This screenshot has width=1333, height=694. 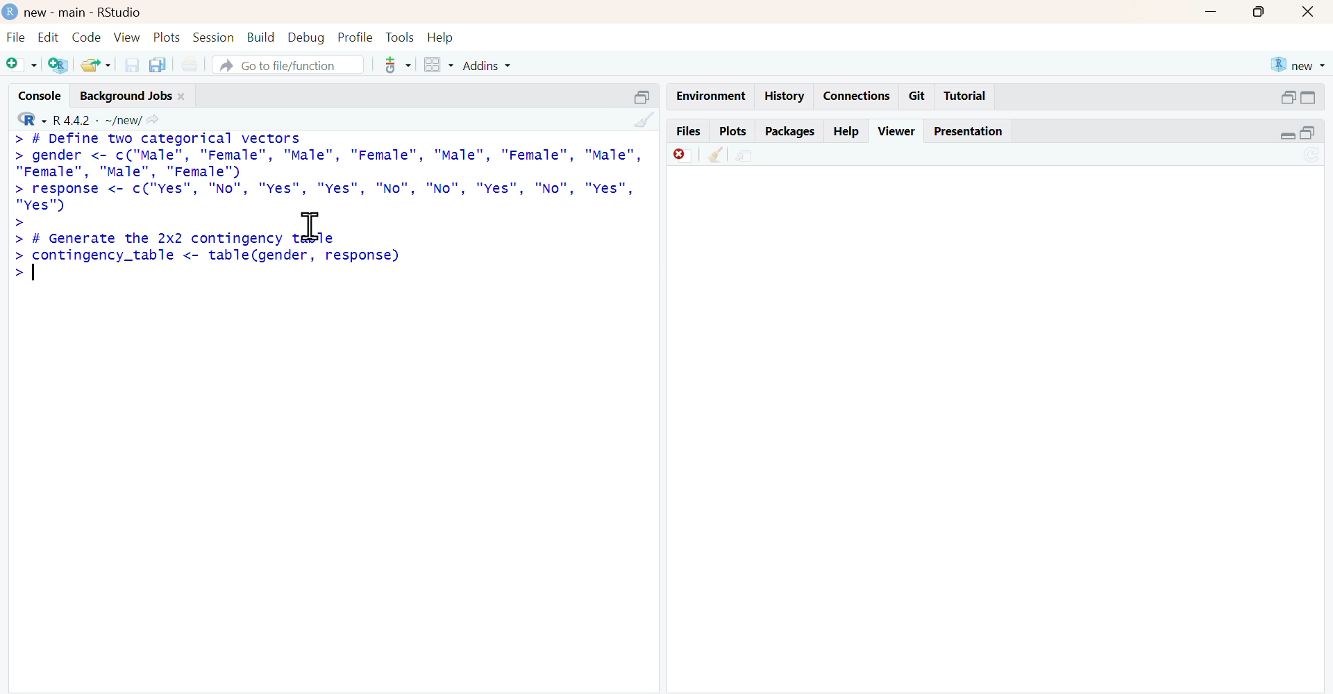 What do you see at coordinates (158, 65) in the screenshot?
I see `copy` at bounding box center [158, 65].